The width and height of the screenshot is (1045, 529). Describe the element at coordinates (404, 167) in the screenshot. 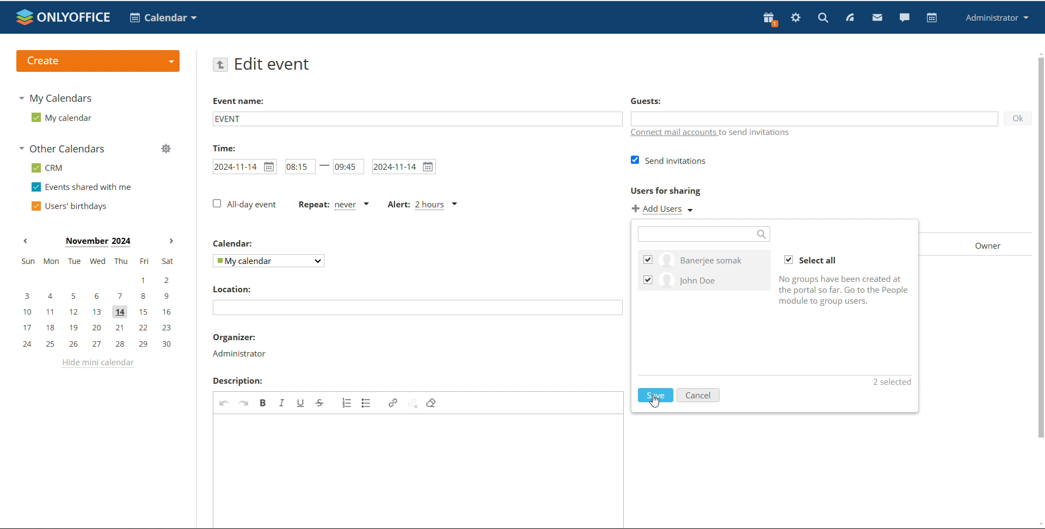

I see `set end date` at that location.